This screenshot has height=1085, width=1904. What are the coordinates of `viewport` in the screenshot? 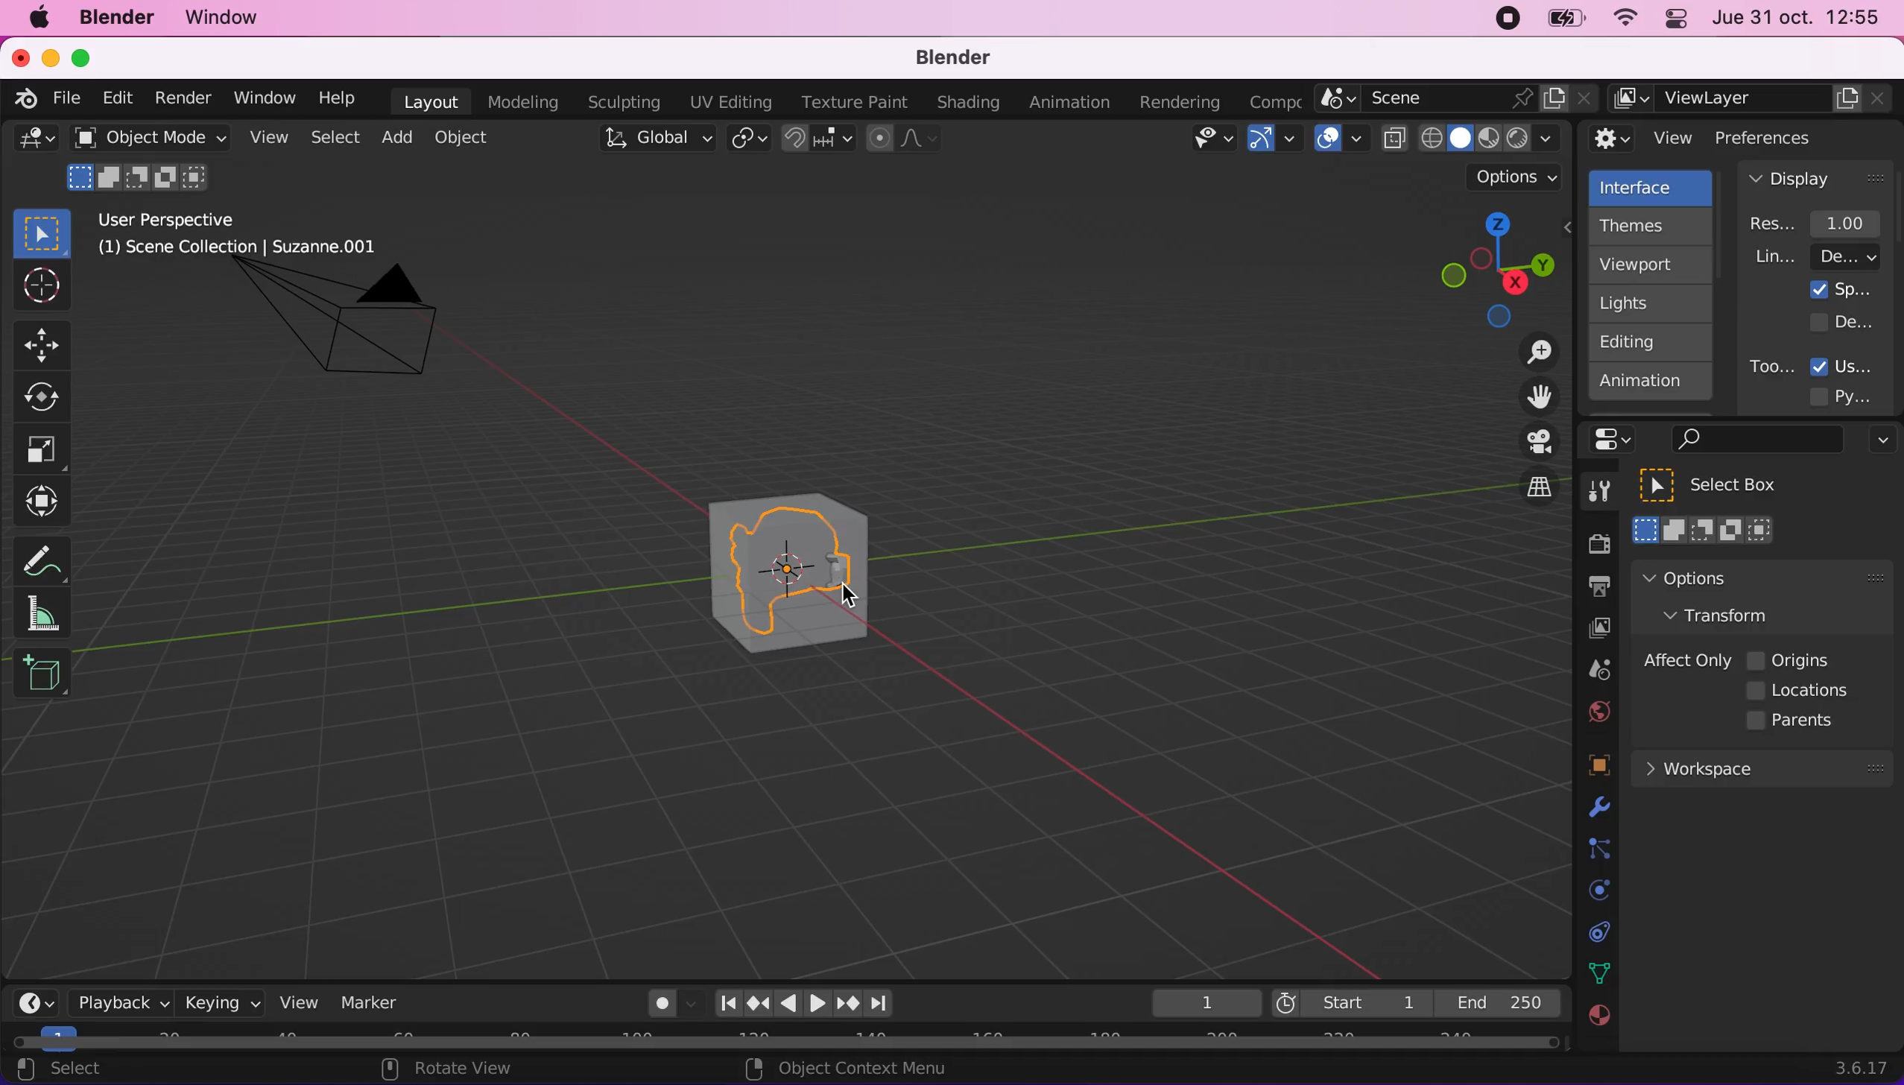 It's located at (1654, 265).